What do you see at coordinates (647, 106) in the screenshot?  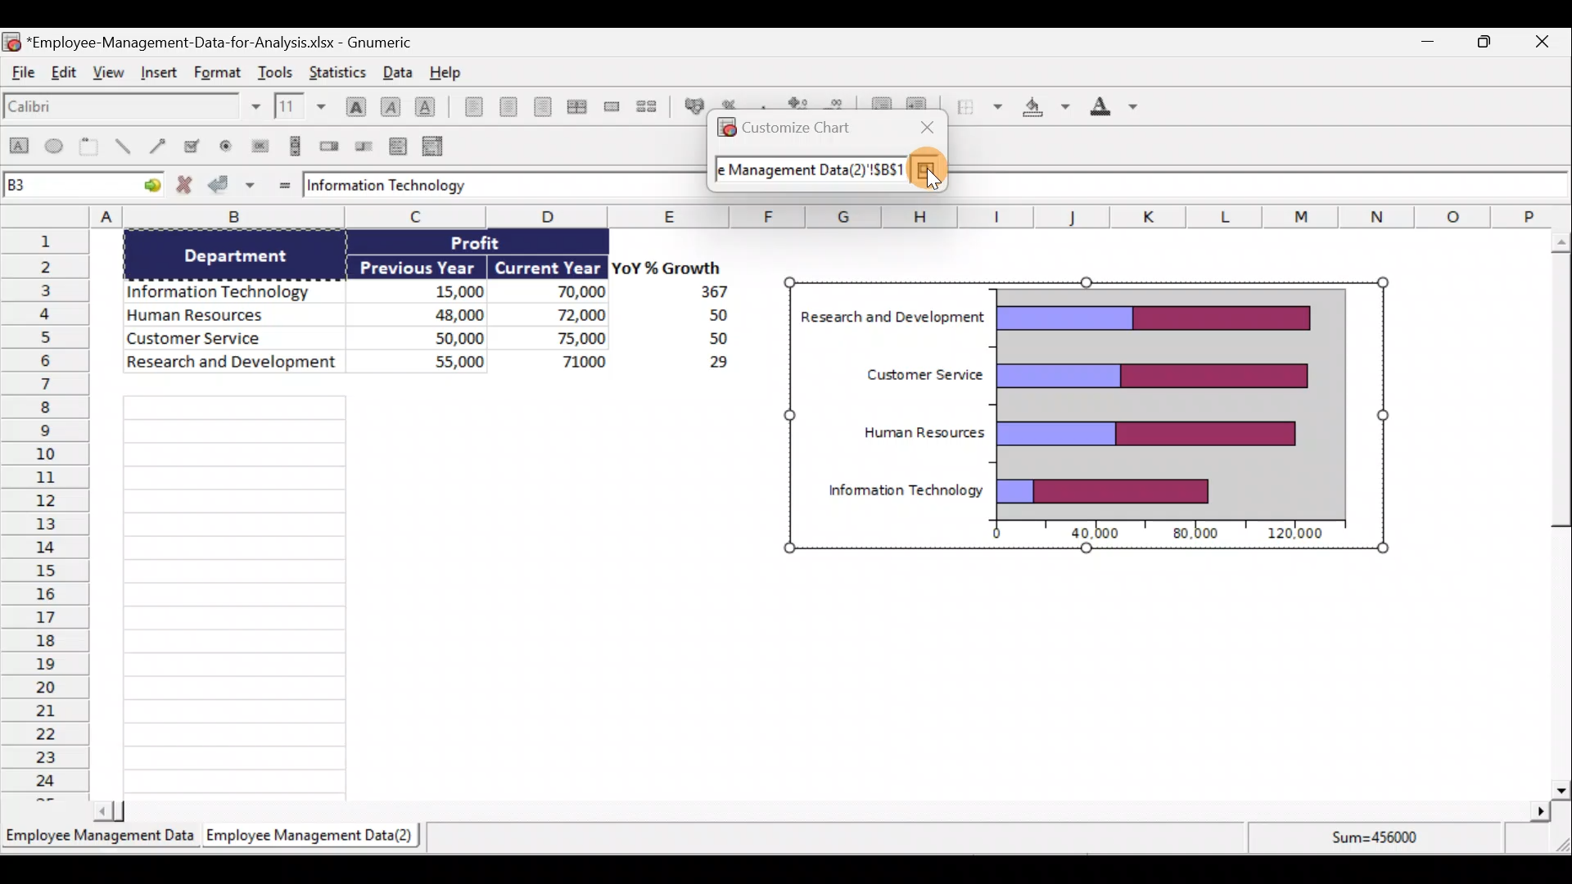 I see `Split merged range of cells` at bounding box center [647, 106].